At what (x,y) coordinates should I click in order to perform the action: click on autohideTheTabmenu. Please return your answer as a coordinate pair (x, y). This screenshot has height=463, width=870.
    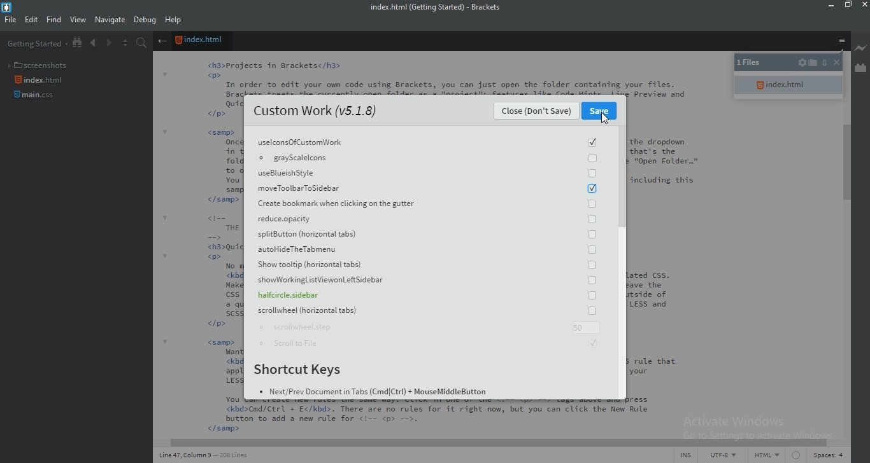
    Looking at the image, I should click on (427, 251).